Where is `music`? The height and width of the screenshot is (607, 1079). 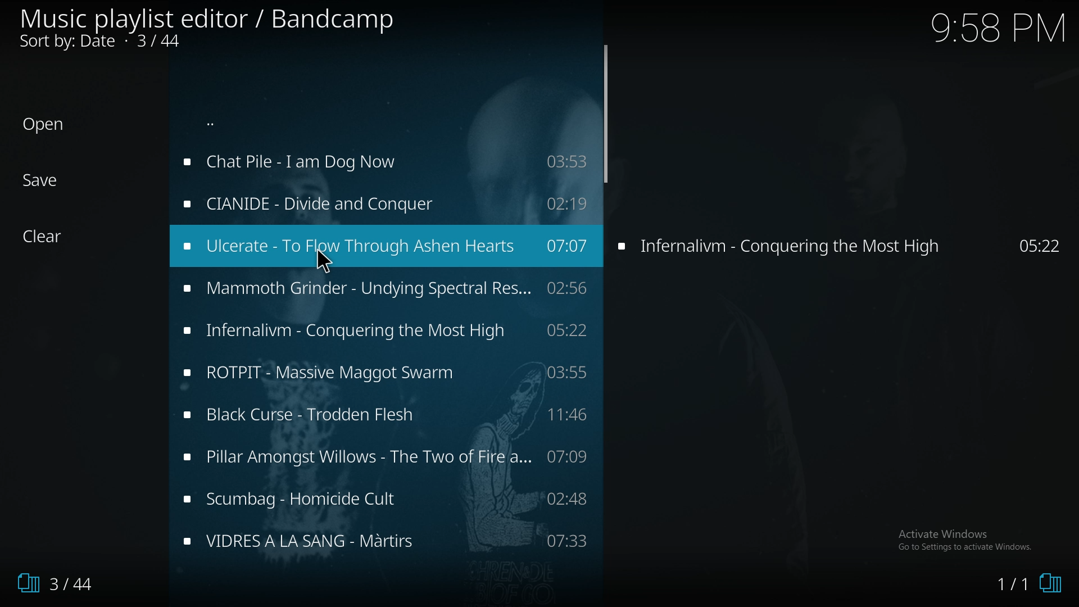
music is located at coordinates (385, 538).